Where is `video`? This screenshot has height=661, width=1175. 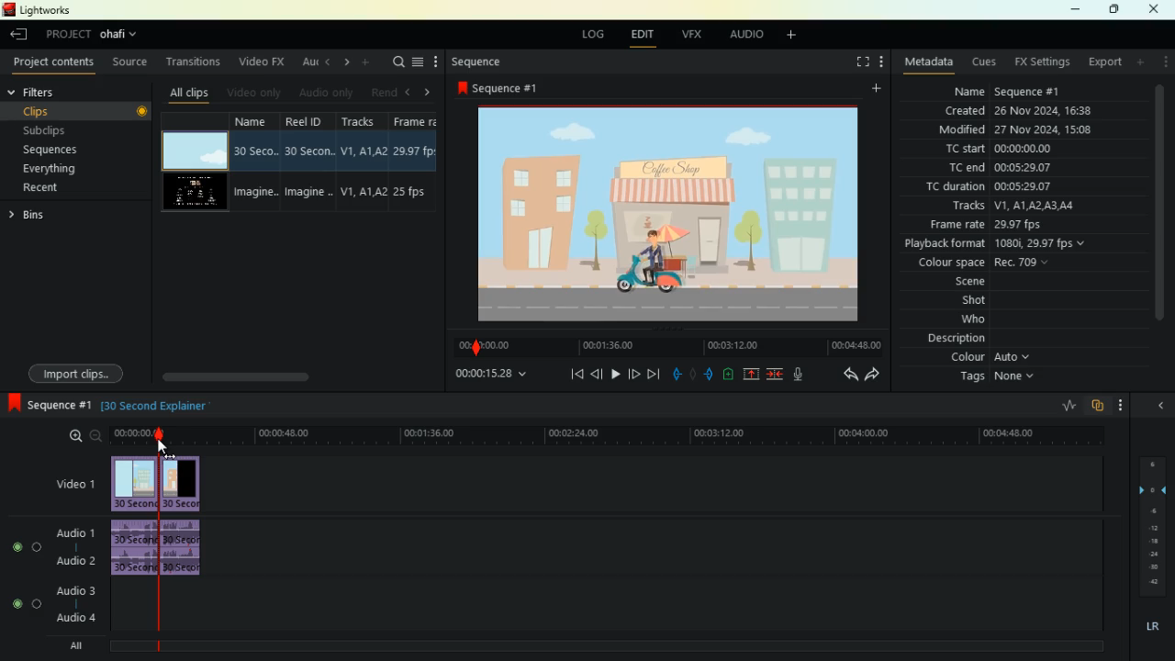
video is located at coordinates (196, 149).